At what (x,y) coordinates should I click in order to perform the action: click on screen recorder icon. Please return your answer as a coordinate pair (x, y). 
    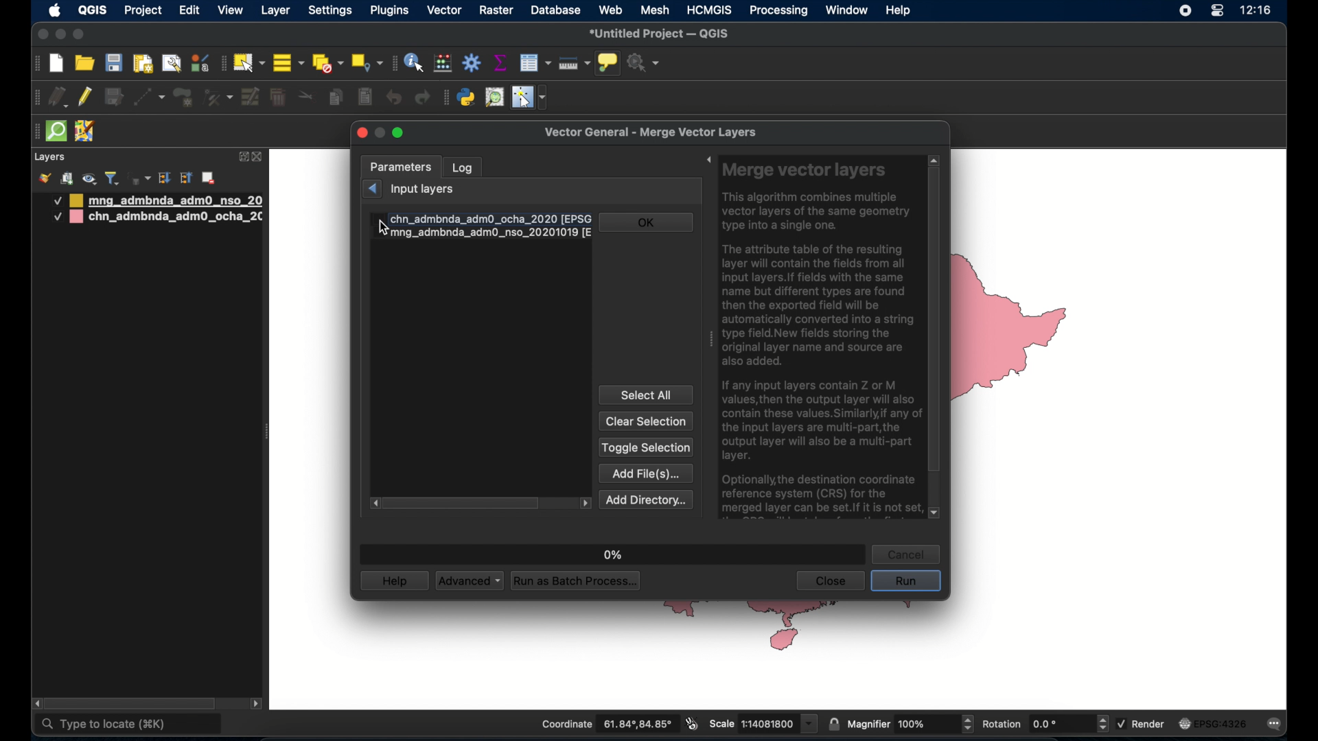
    Looking at the image, I should click on (1183, 11).